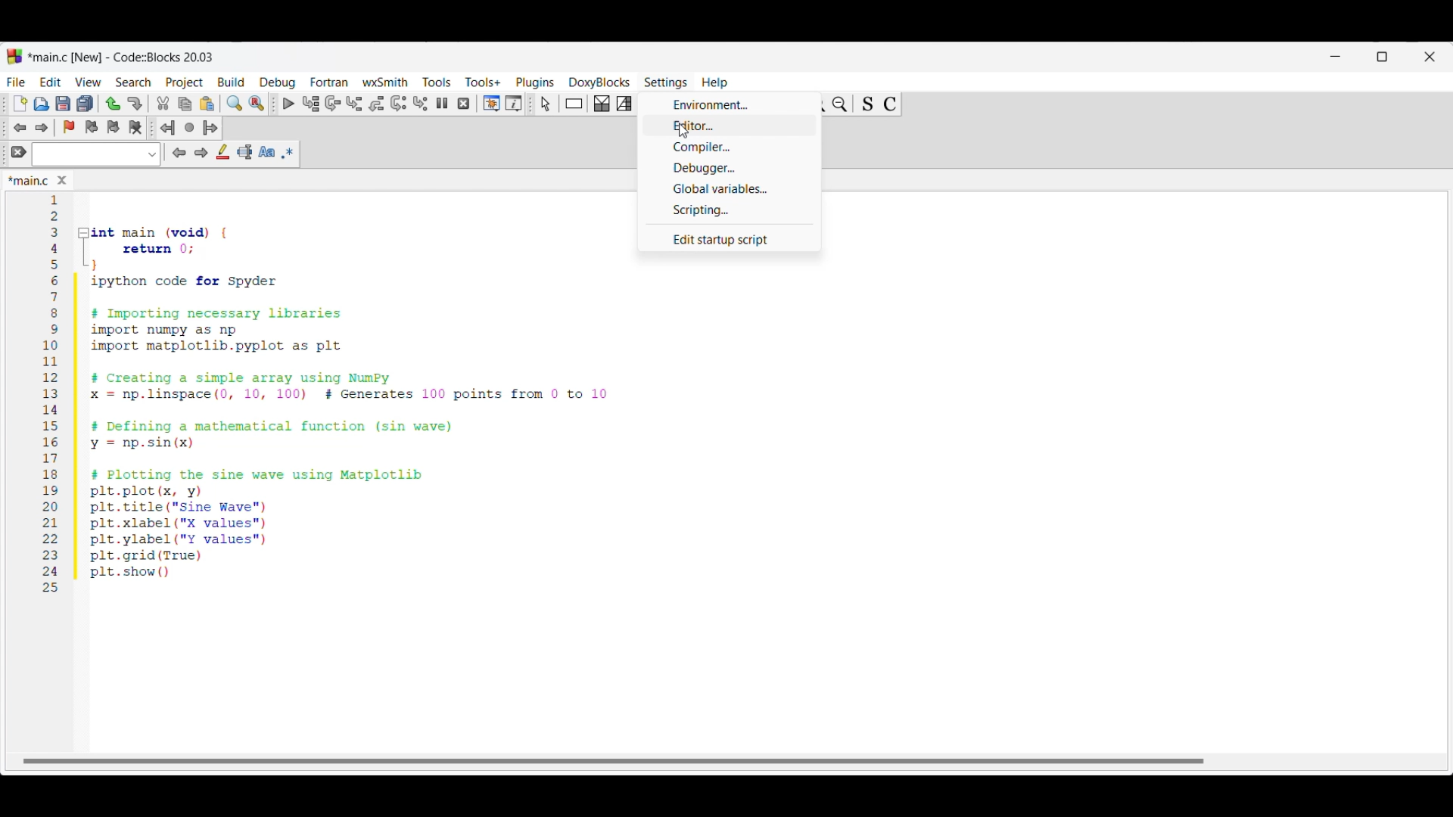 The height and width of the screenshot is (817, 1453). I want to click on Save everything, so click(85, 103).